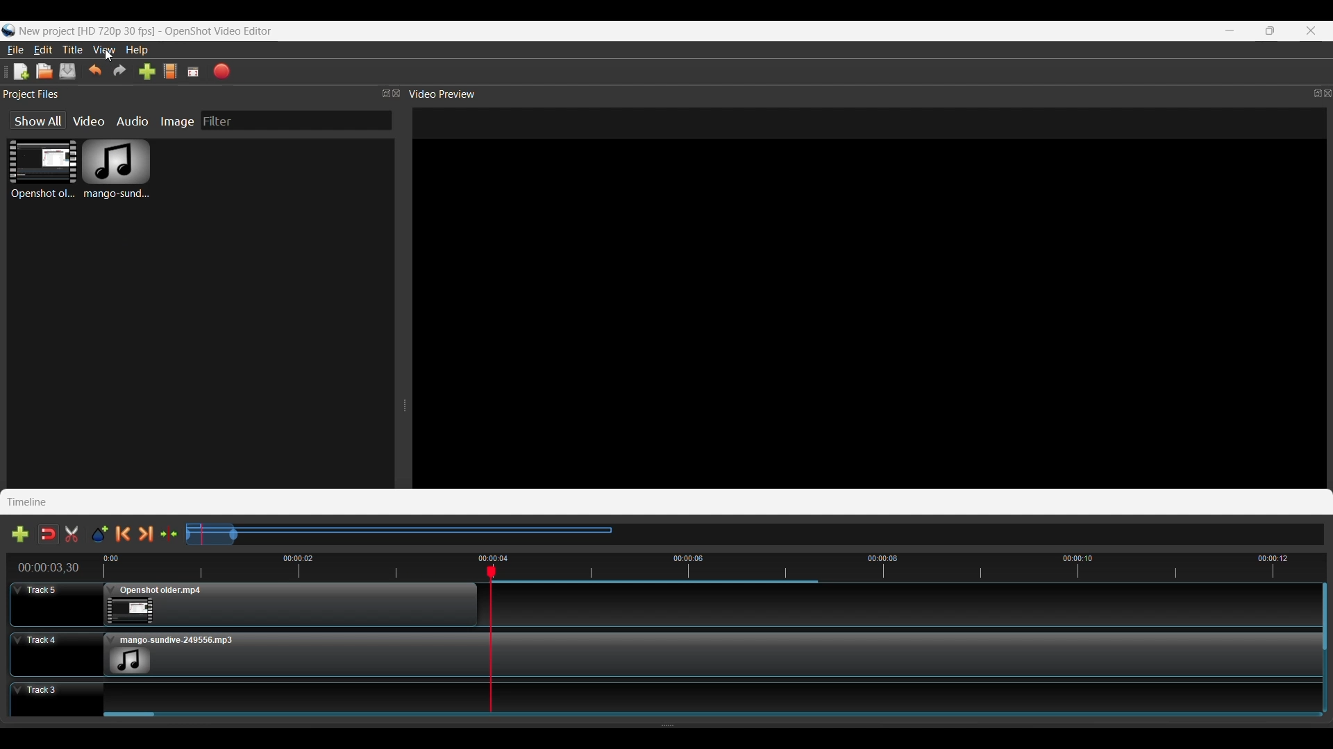 This screenshot has width=1333, height=749. I want to click on Previous Marker, so click(124, 534).